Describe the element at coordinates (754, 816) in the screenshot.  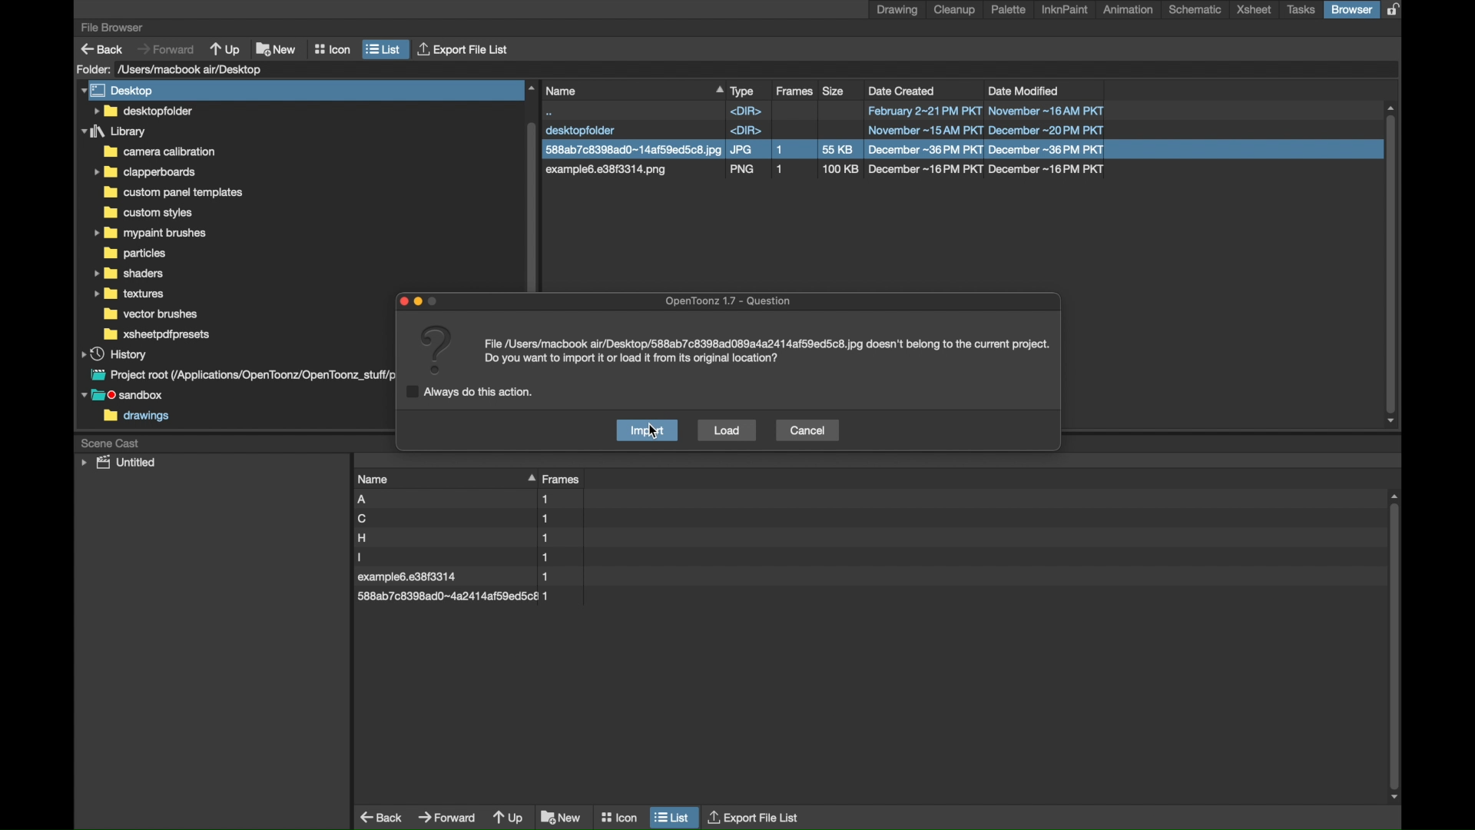
I see `export file list` at that location.